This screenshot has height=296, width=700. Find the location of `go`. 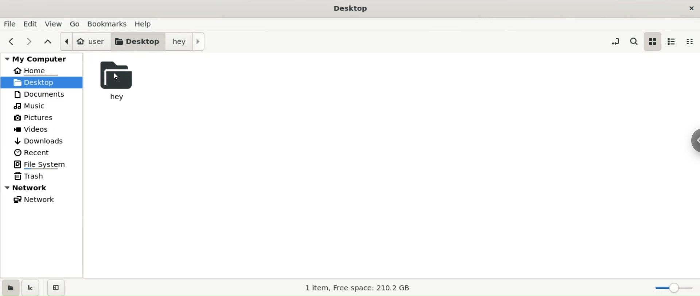

go is located at coordinates (76, 24).